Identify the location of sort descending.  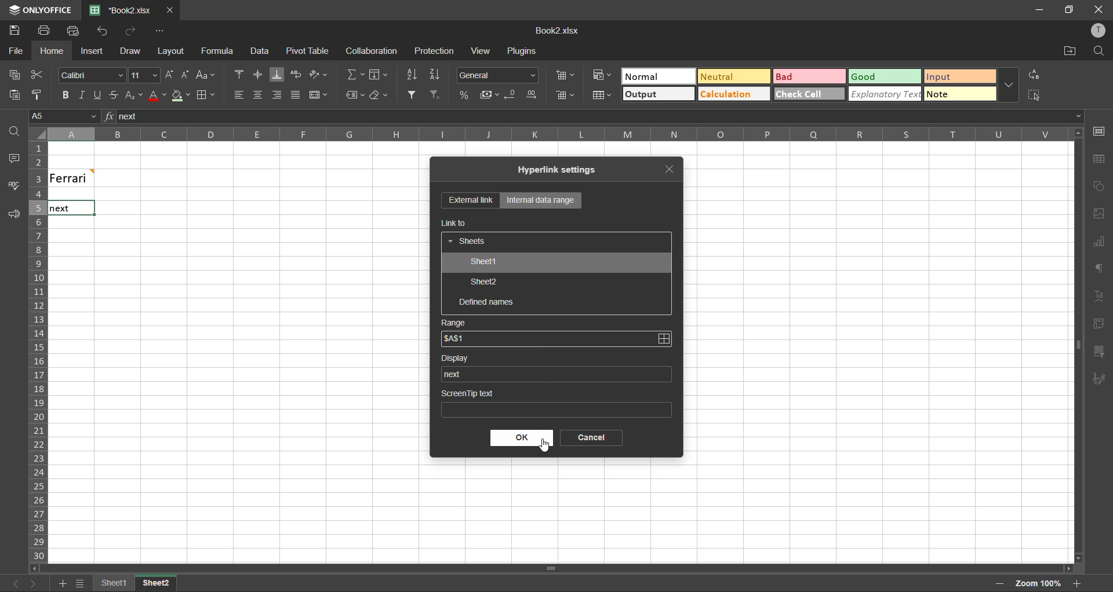
(435, 76).